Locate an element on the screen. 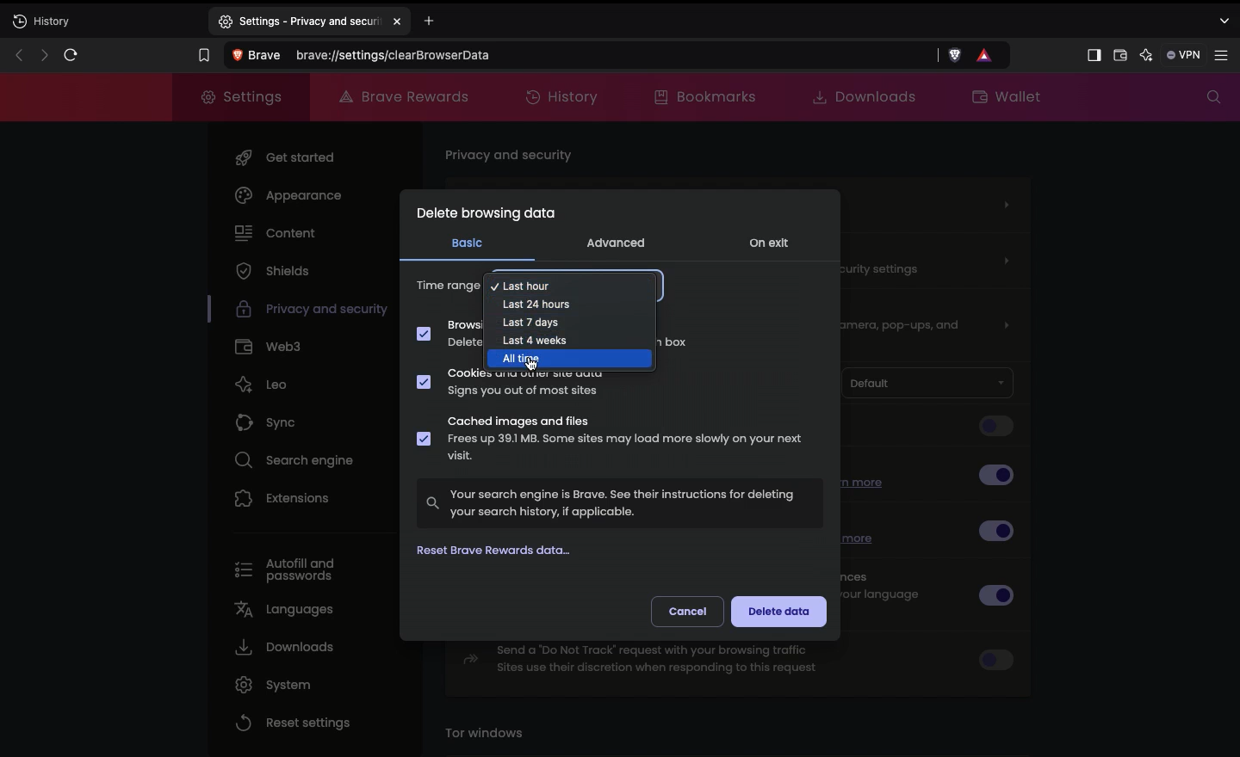  Appearance is located at coordinates (295, 198).